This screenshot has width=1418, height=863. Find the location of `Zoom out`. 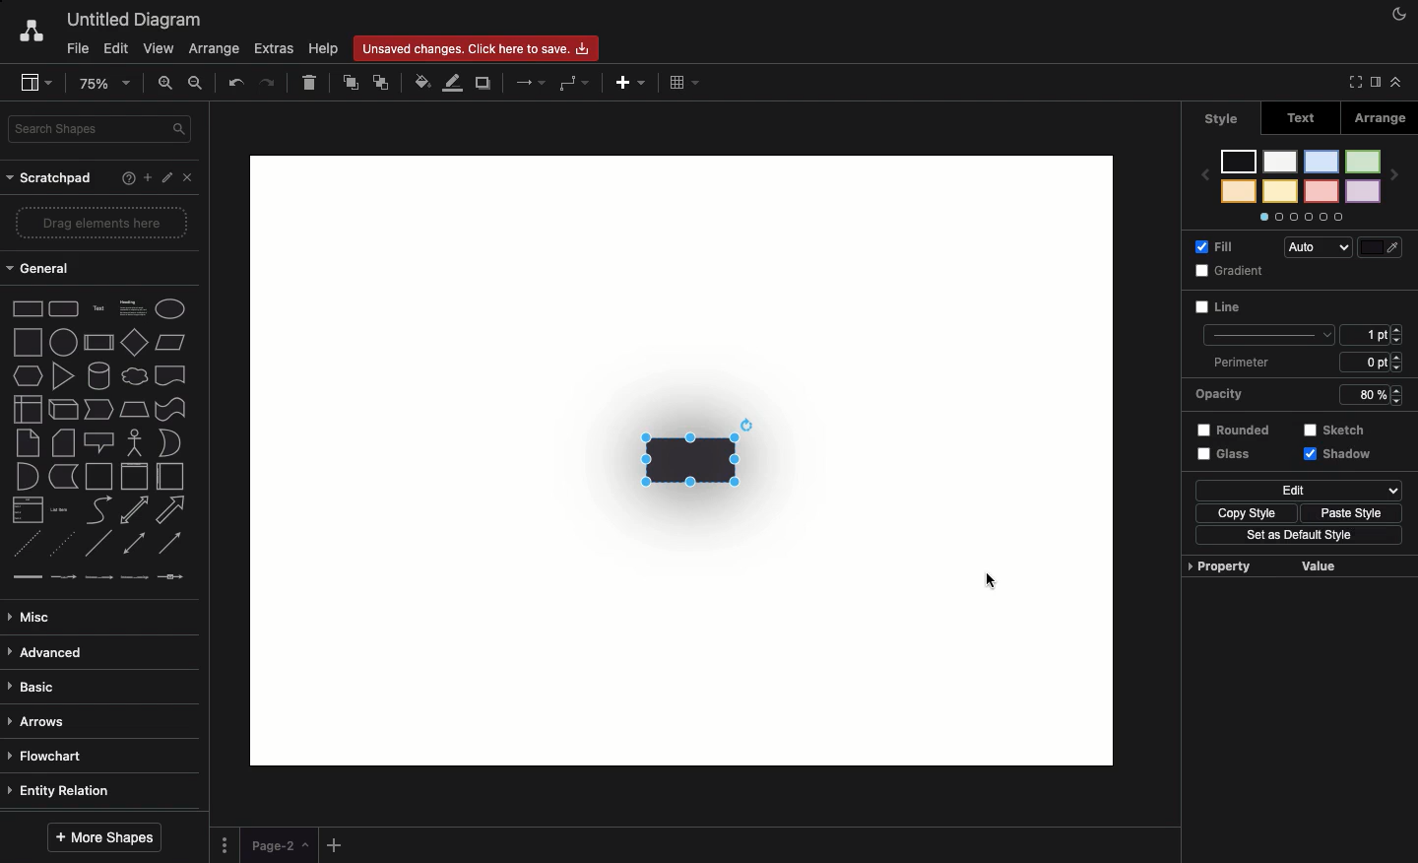

Zoom out is located at coordinates (196, 83).